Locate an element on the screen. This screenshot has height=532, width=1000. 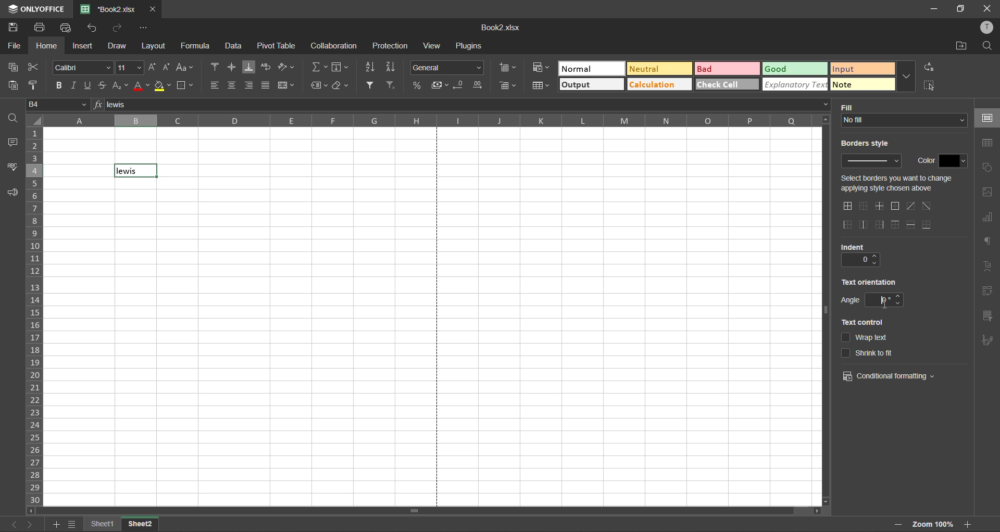
zoom factor is located at coordinates (933, 524).